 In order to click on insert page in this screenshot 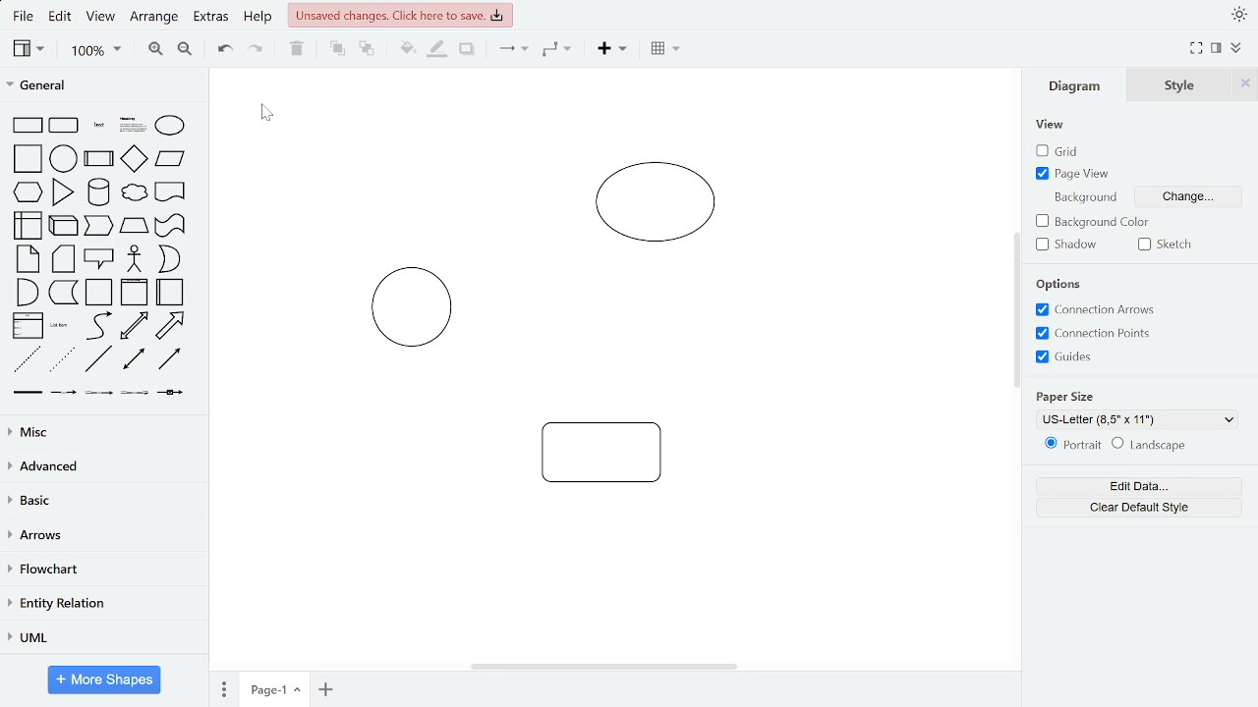, I will do `click(325, 688)`.